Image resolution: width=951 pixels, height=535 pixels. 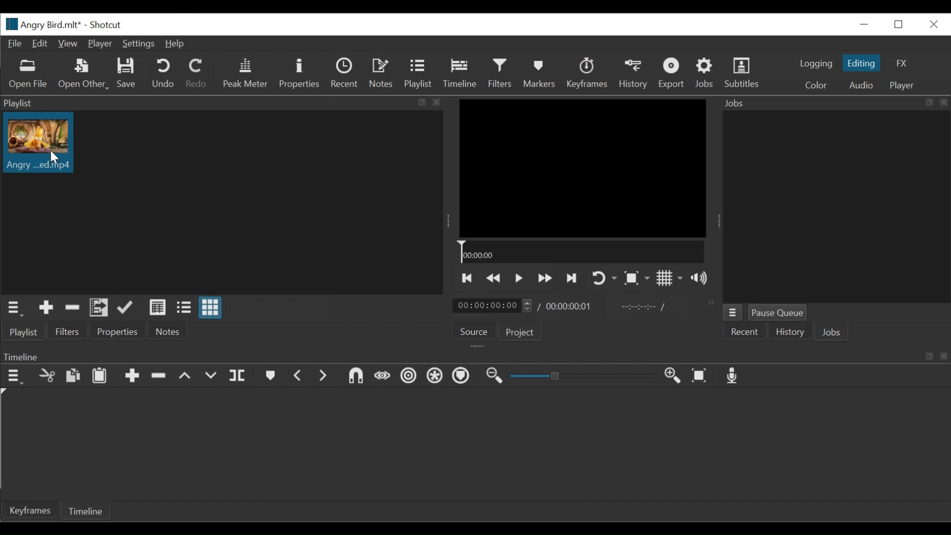 What do you see at coordinates (240, 375) in the screenshot?
I see `Split at playhead` at bounding box center [240, 375].